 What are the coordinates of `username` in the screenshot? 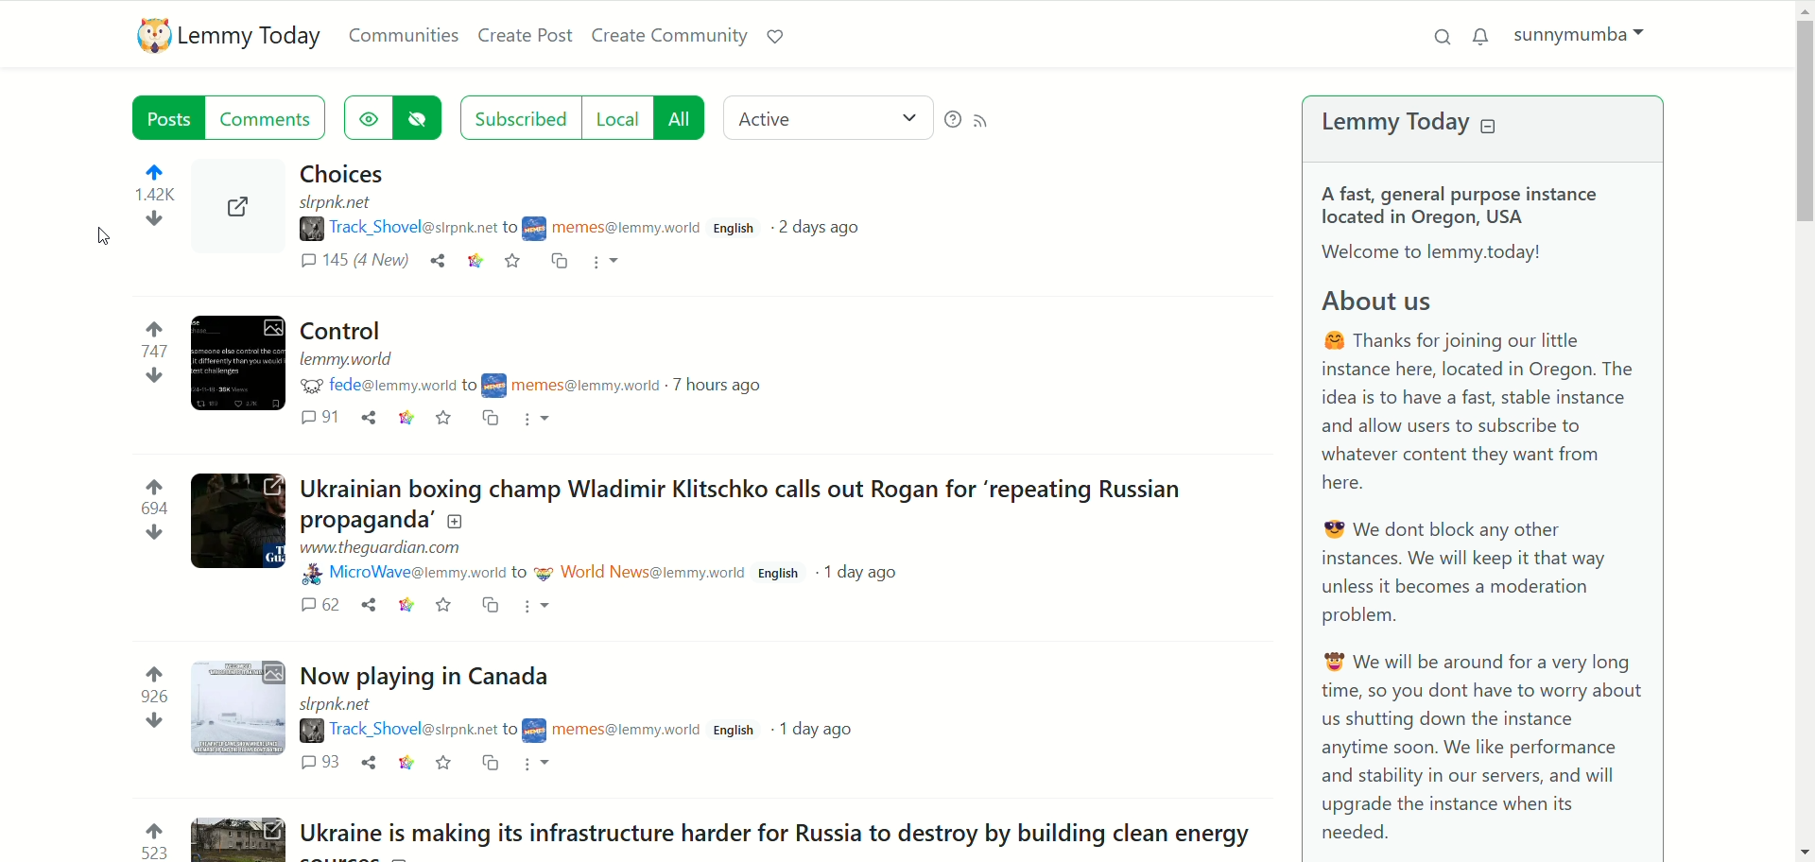 It's located at (654, 570).